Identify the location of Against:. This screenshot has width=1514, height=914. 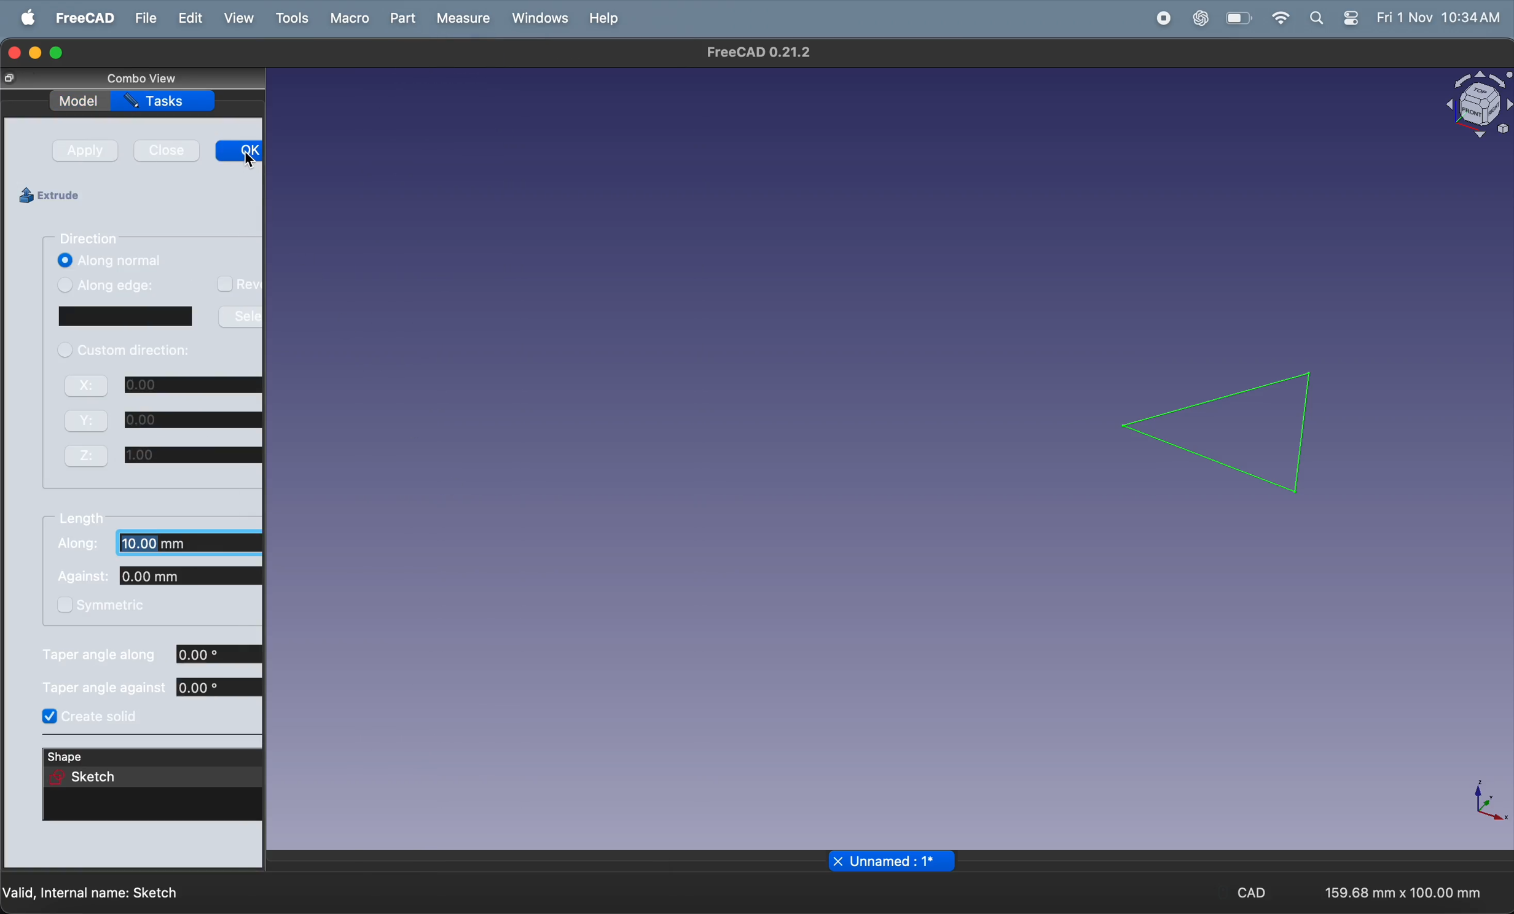
(85, 578).